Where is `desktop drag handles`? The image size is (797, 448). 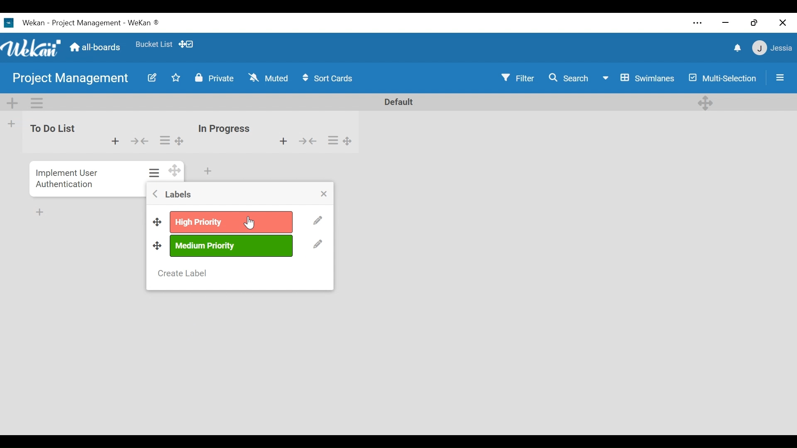
desktop drag handles is located at coordinates (174, 170).